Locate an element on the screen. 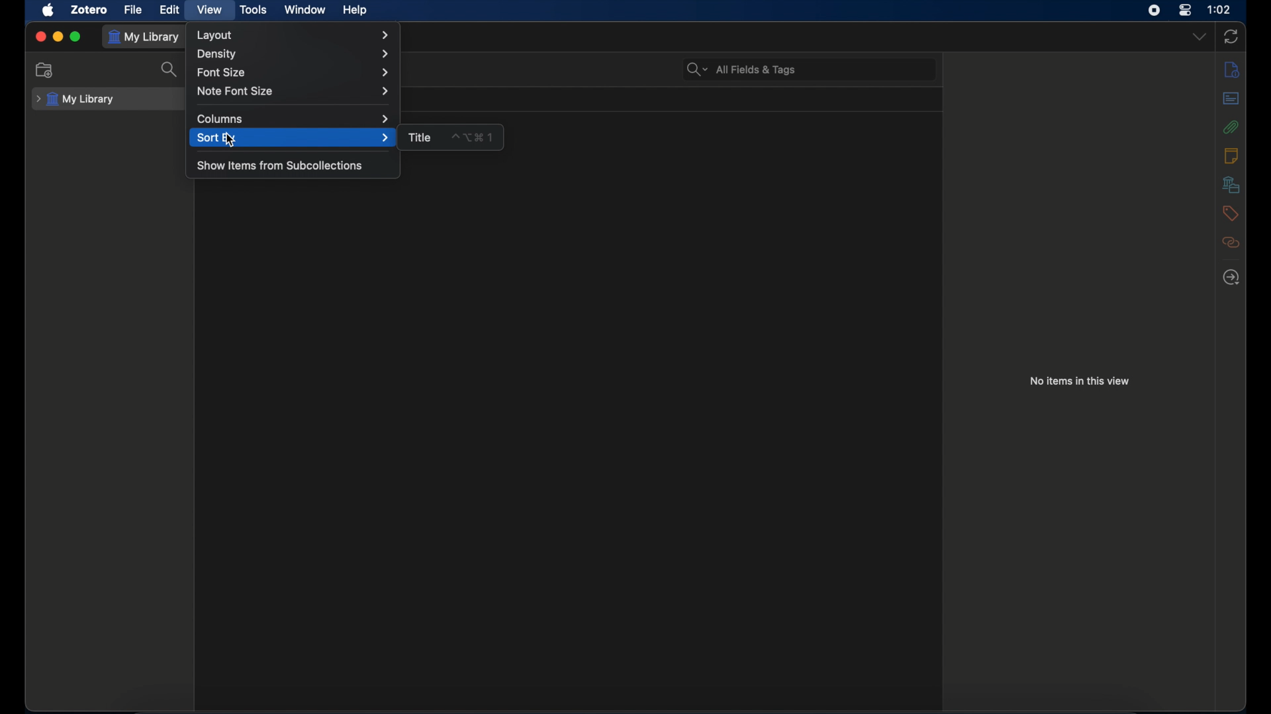 This screenshot has height=714, width=1271. note font size is located at coordinates (294, 91).